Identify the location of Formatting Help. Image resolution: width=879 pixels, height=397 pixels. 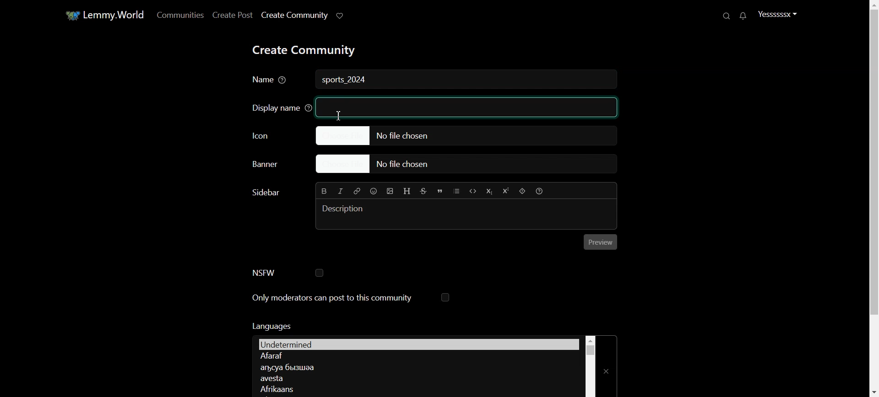
(539, 191).